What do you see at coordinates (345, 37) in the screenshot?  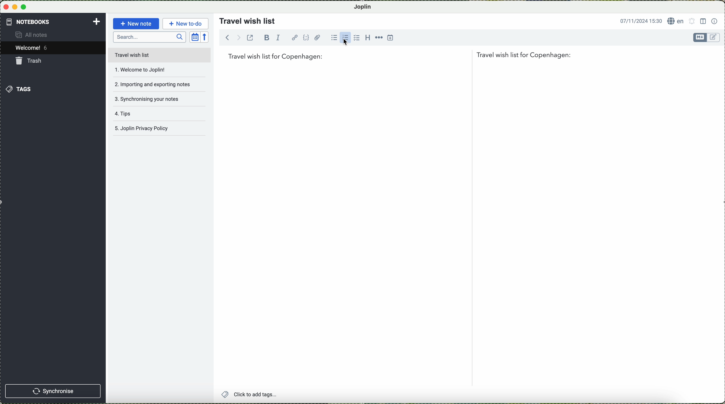 I see `numbered list` at bounding box center [345, 37].